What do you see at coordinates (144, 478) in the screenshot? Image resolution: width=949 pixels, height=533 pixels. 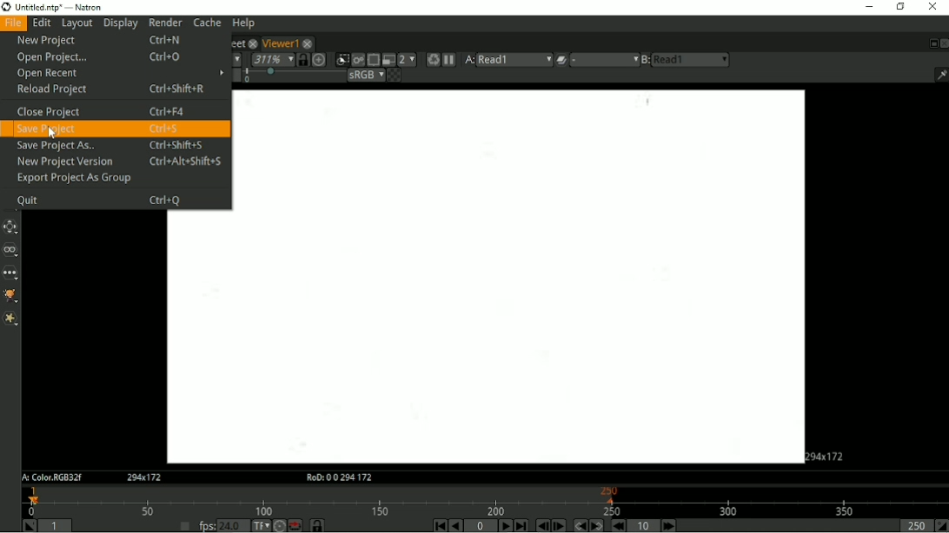 I see `Aspect` at bounding box center [144, 478].